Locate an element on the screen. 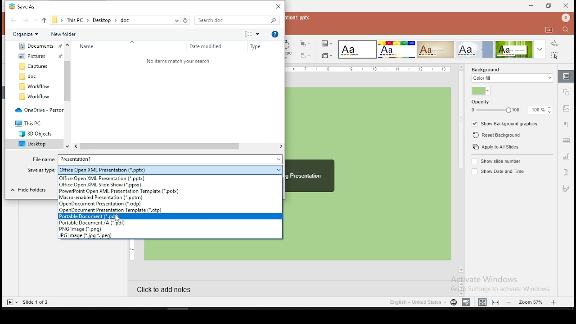 The image size is (576, 324). Captures is located at coordinates (36, 66).